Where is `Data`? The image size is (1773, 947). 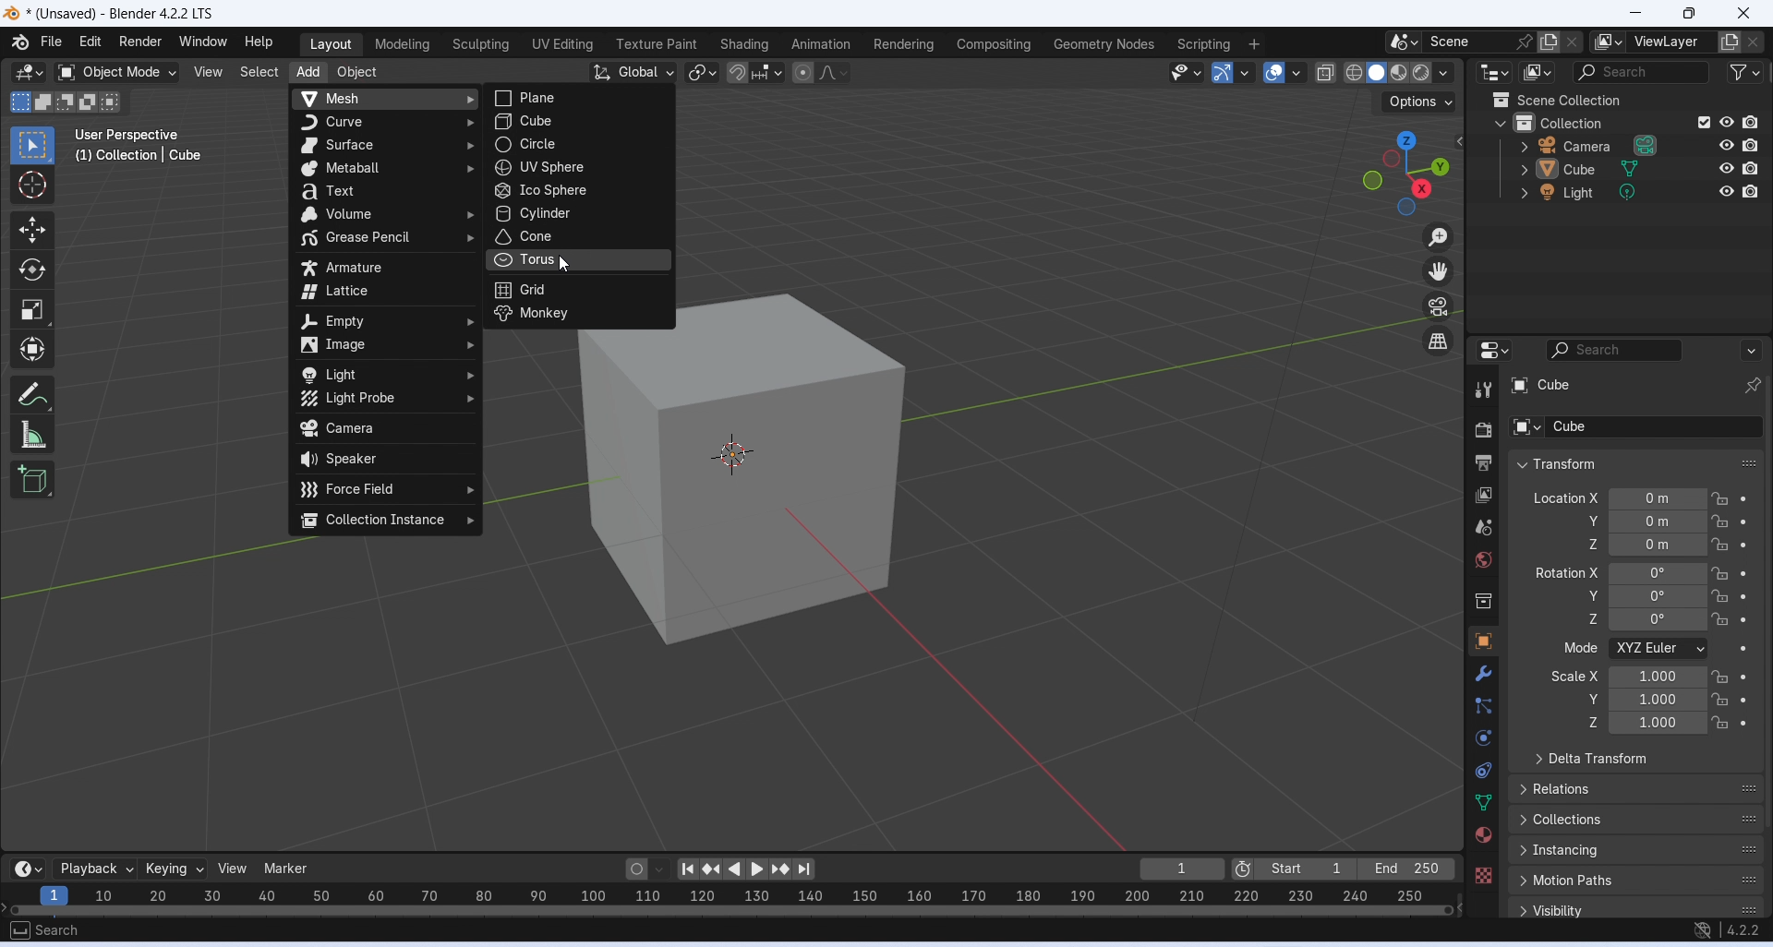 Data is located at coordinates (1484, 803).